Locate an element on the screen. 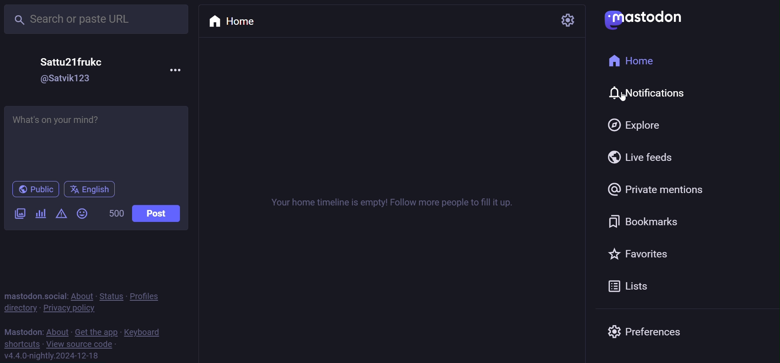 The width and height of the screenshot is (780, 363). Sattu21frukc is located at coordinates (72, 61).